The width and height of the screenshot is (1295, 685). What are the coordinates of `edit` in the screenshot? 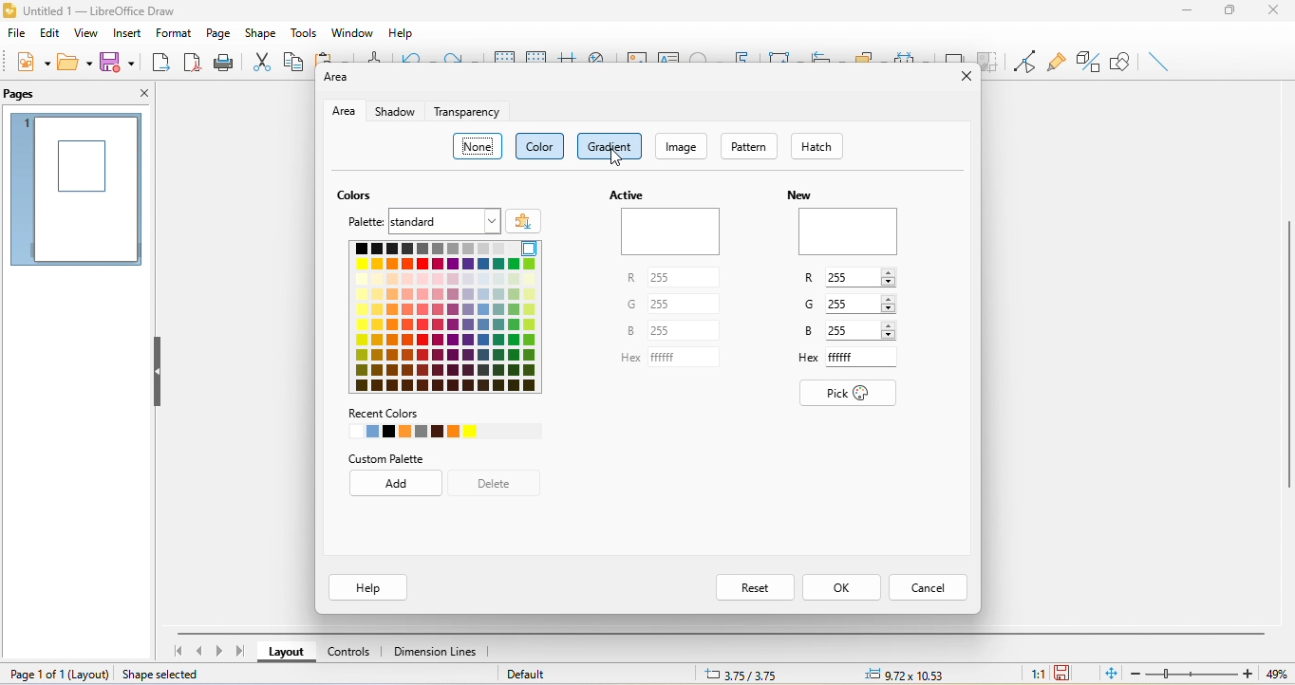 It's located at (49, 34).